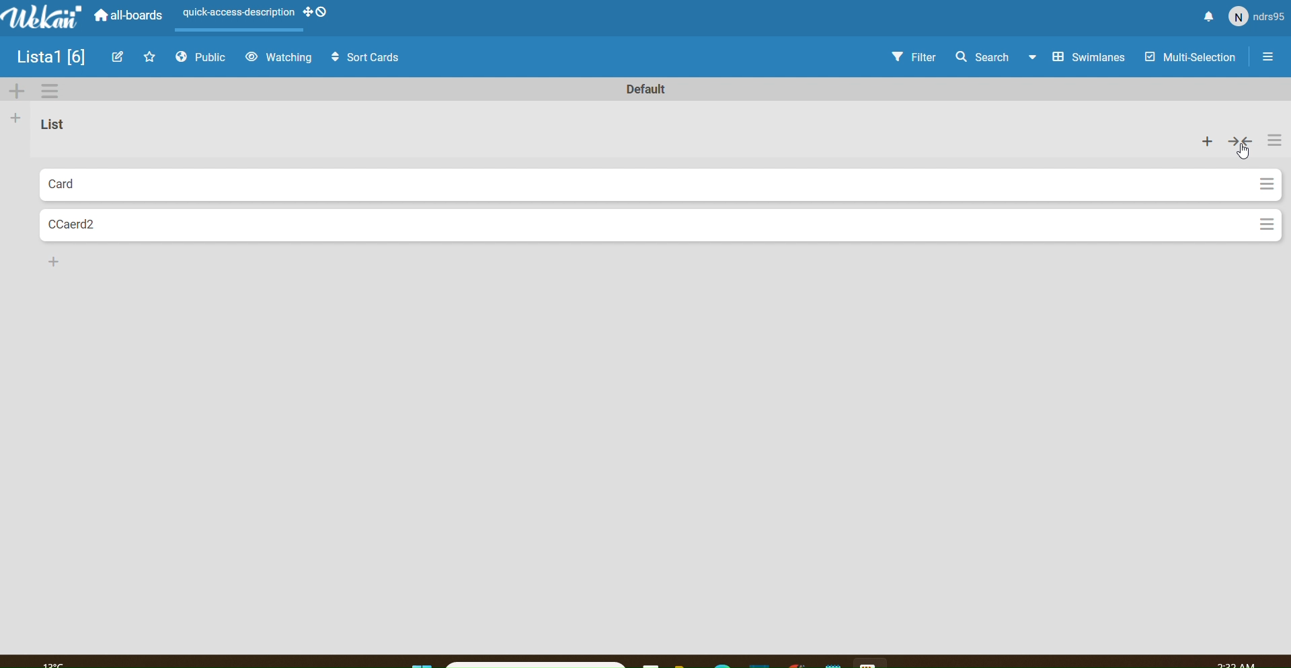 The height and width of the screenshot is (668, 1291). I want to click on Public, so click(203, 56).